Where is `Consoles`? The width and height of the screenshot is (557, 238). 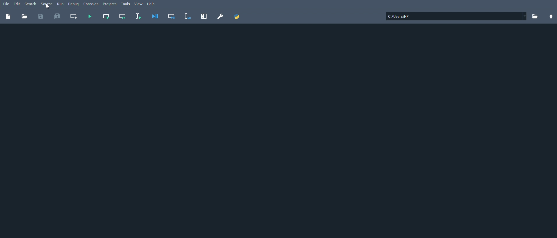 Consoles is located at coordinates (91, 4).